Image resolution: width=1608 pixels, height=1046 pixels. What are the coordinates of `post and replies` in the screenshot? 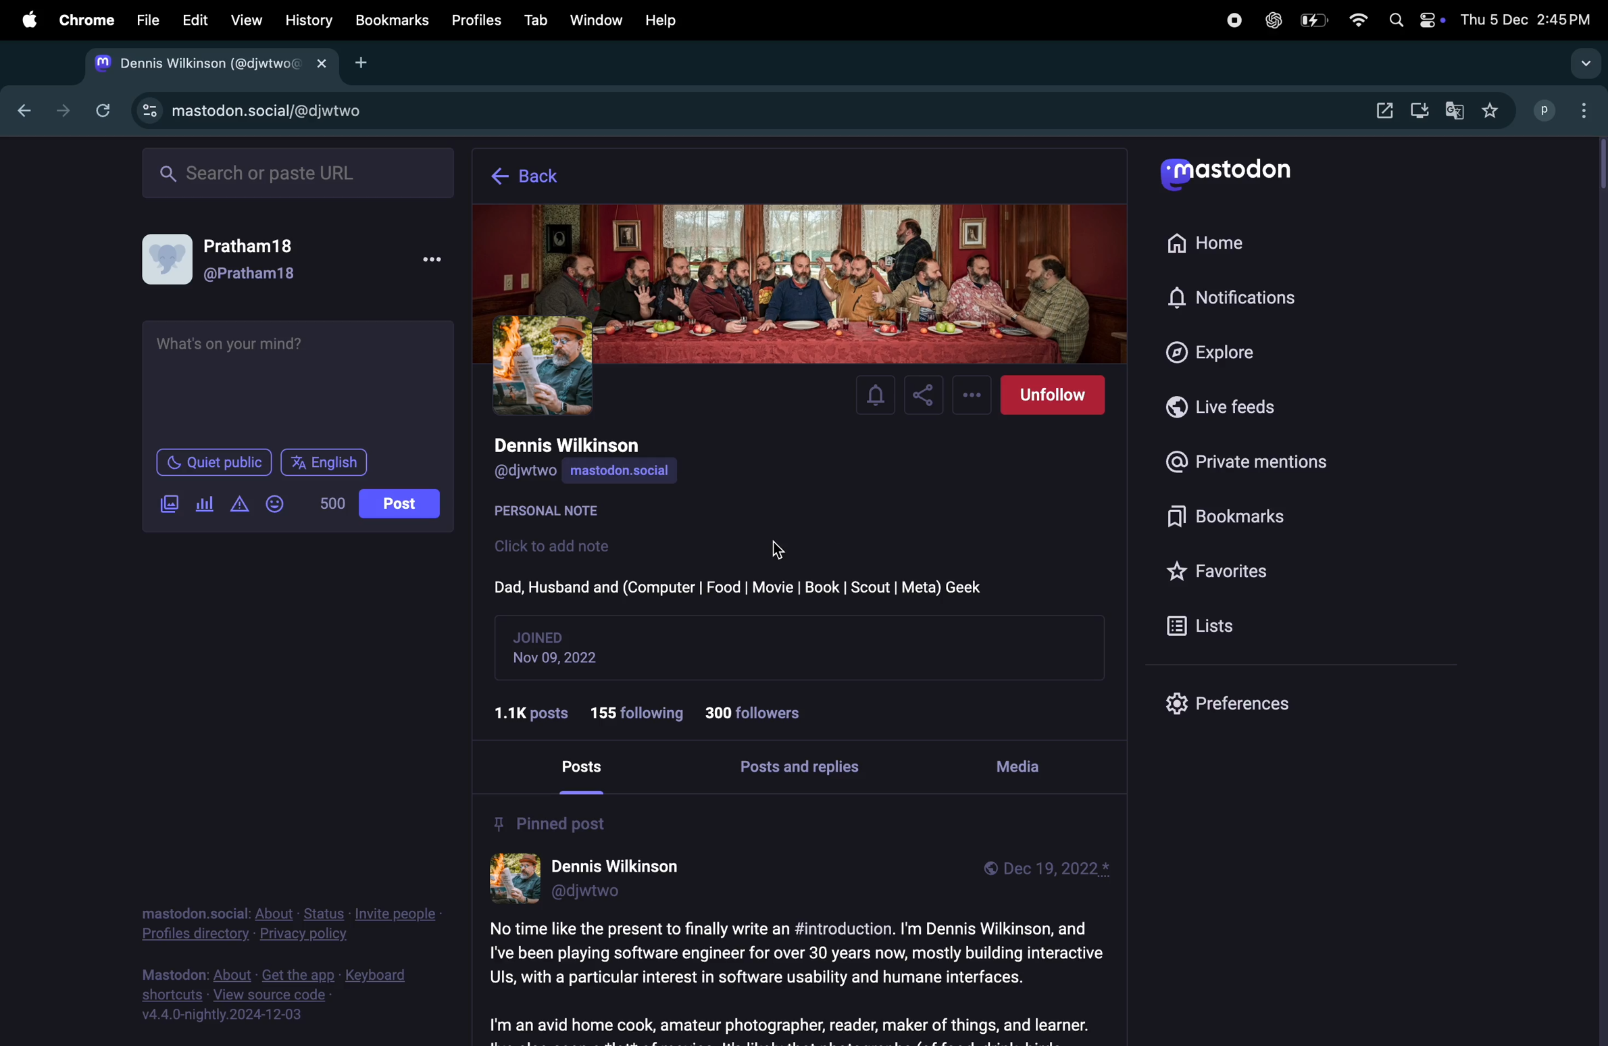 It's located at (807, 769).